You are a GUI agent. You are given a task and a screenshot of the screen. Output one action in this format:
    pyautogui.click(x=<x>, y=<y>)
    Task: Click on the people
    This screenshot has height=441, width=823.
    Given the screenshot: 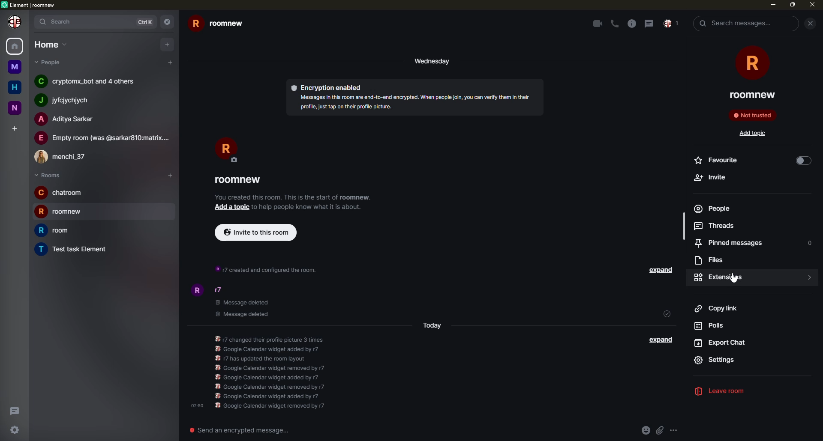 What is the action you would take?
    pyautogui.click(x=710, y=208)
    